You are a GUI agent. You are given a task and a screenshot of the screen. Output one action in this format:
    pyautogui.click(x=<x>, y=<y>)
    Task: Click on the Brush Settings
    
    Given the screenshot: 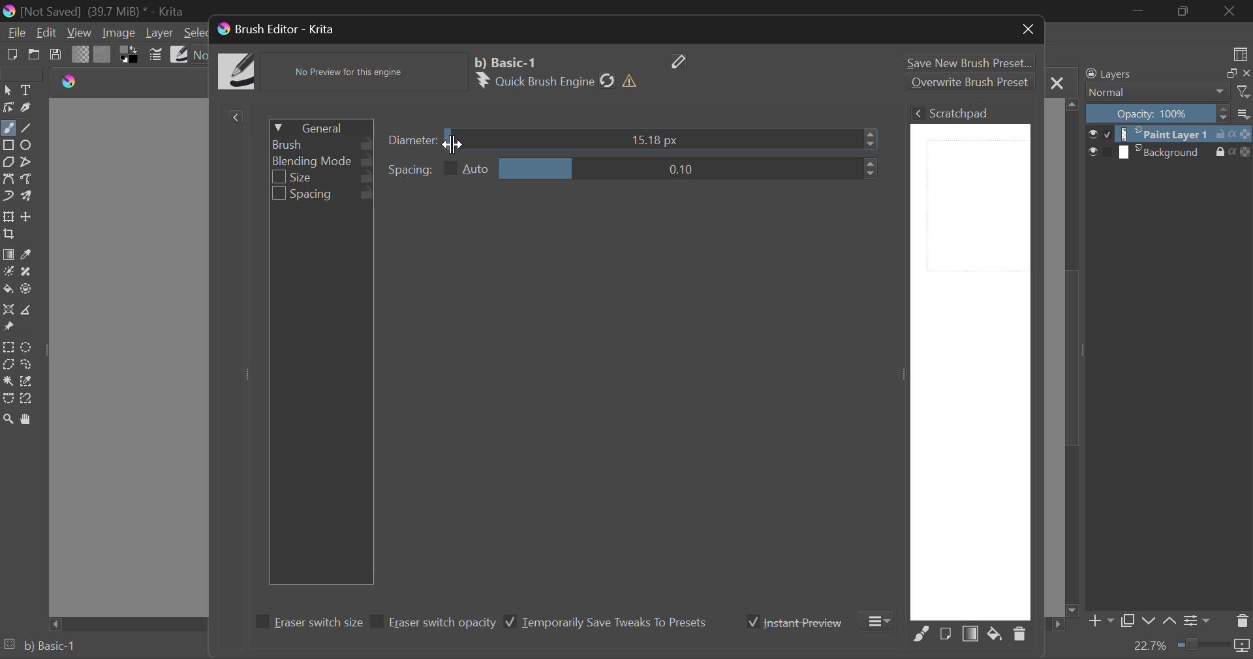 What is the action you would take?
    pyautogui.click(x=156, y=55)
    